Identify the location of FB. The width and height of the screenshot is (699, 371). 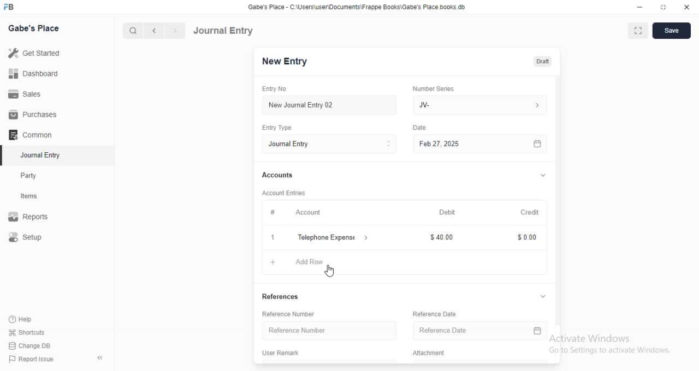
(10, 6).